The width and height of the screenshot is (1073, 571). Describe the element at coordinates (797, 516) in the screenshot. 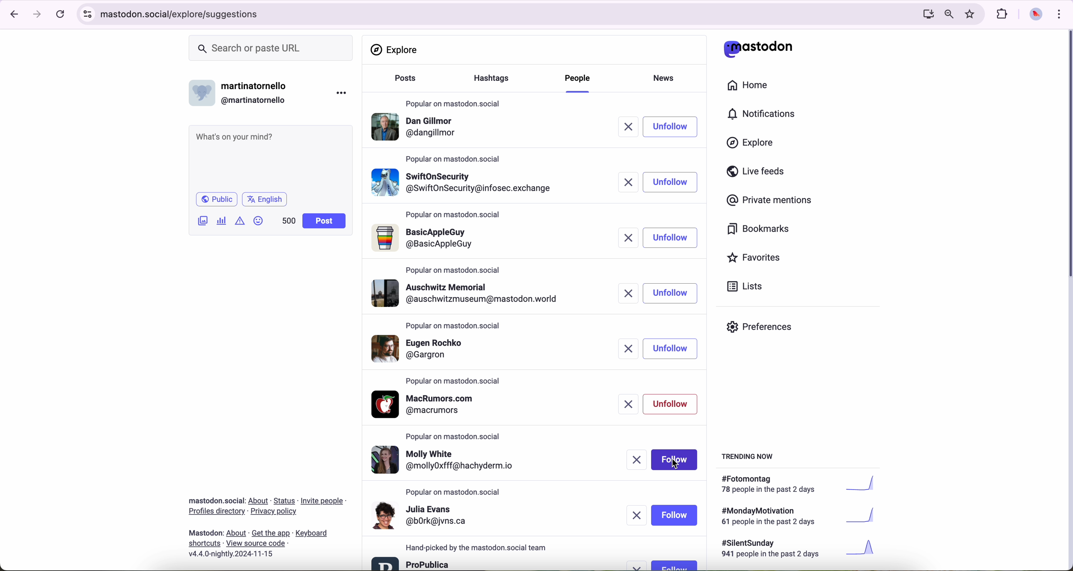

I see `#mondaymotivation` at that location.